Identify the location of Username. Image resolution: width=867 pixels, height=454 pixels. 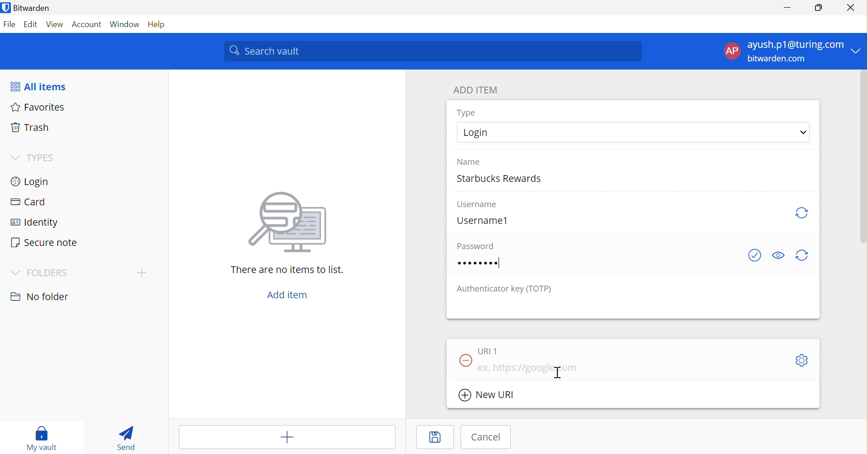
(479, 204).